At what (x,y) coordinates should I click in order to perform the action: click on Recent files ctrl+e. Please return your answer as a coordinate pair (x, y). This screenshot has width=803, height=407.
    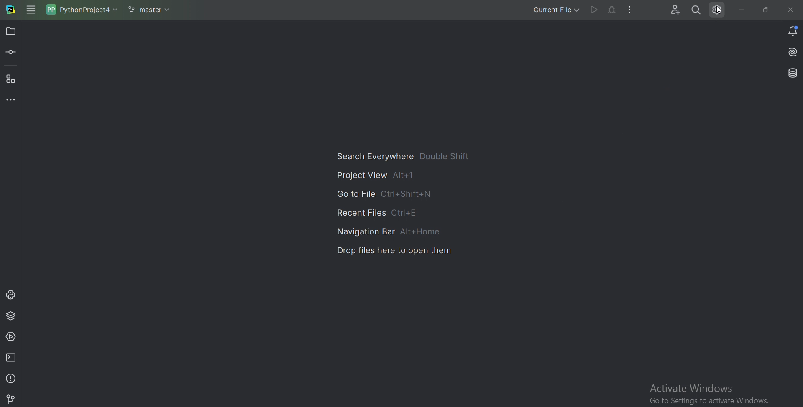
    Looking at the image, I should click on (381, 210).